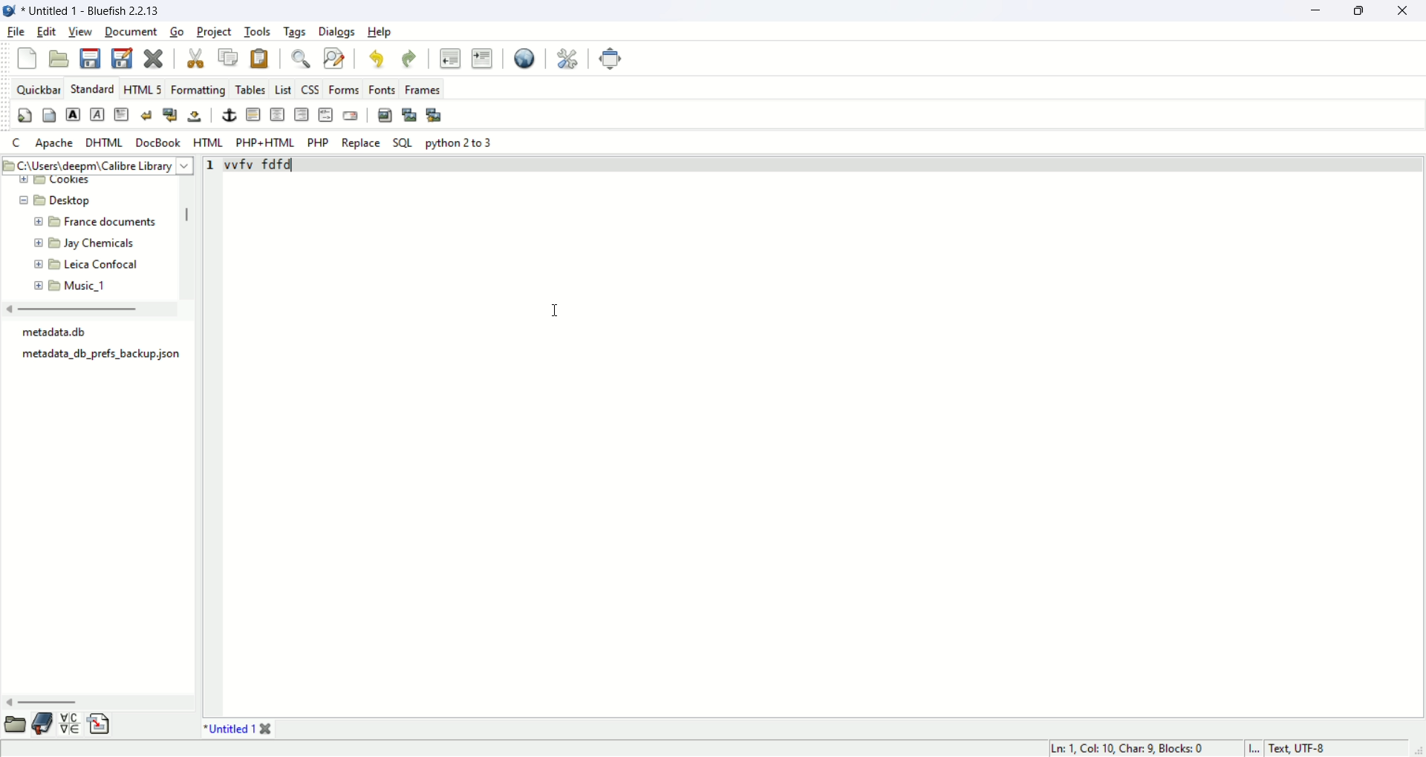  What do you see at coordinates (96, 10) in the screenshot?
I see `title` at bounding box center [96, 10].